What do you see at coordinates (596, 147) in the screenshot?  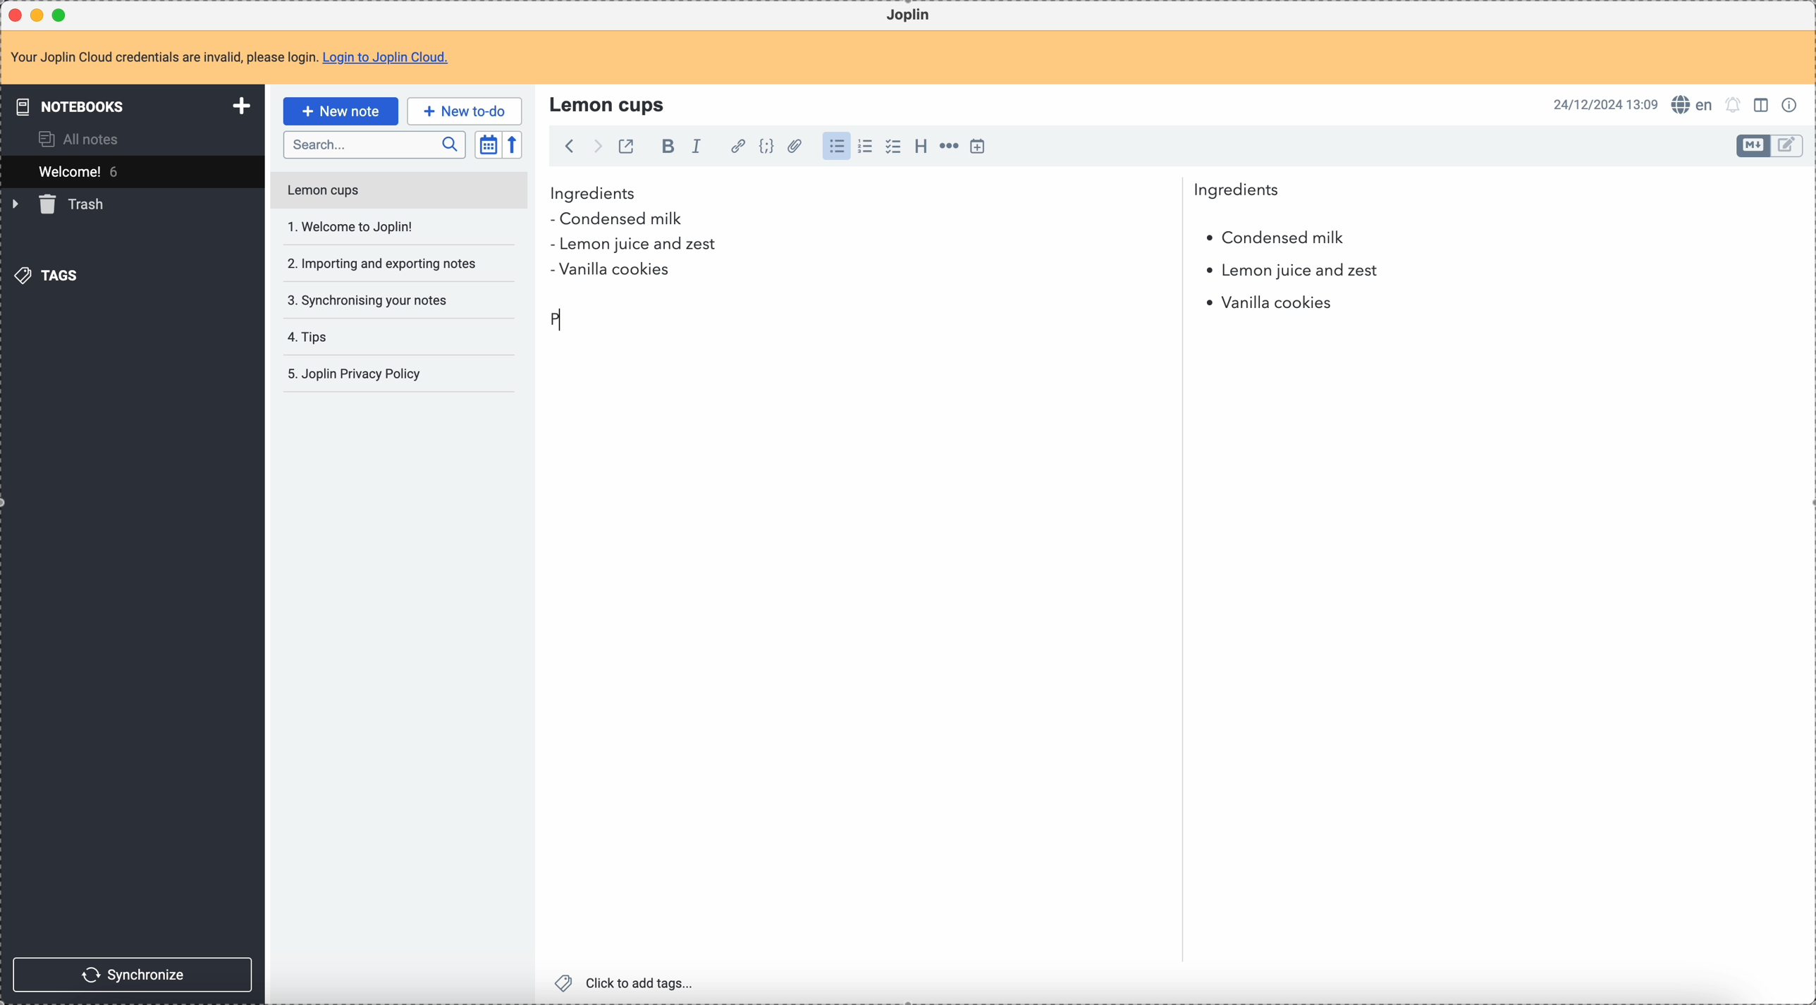 I see `foward` at bounding box center [596, 147].